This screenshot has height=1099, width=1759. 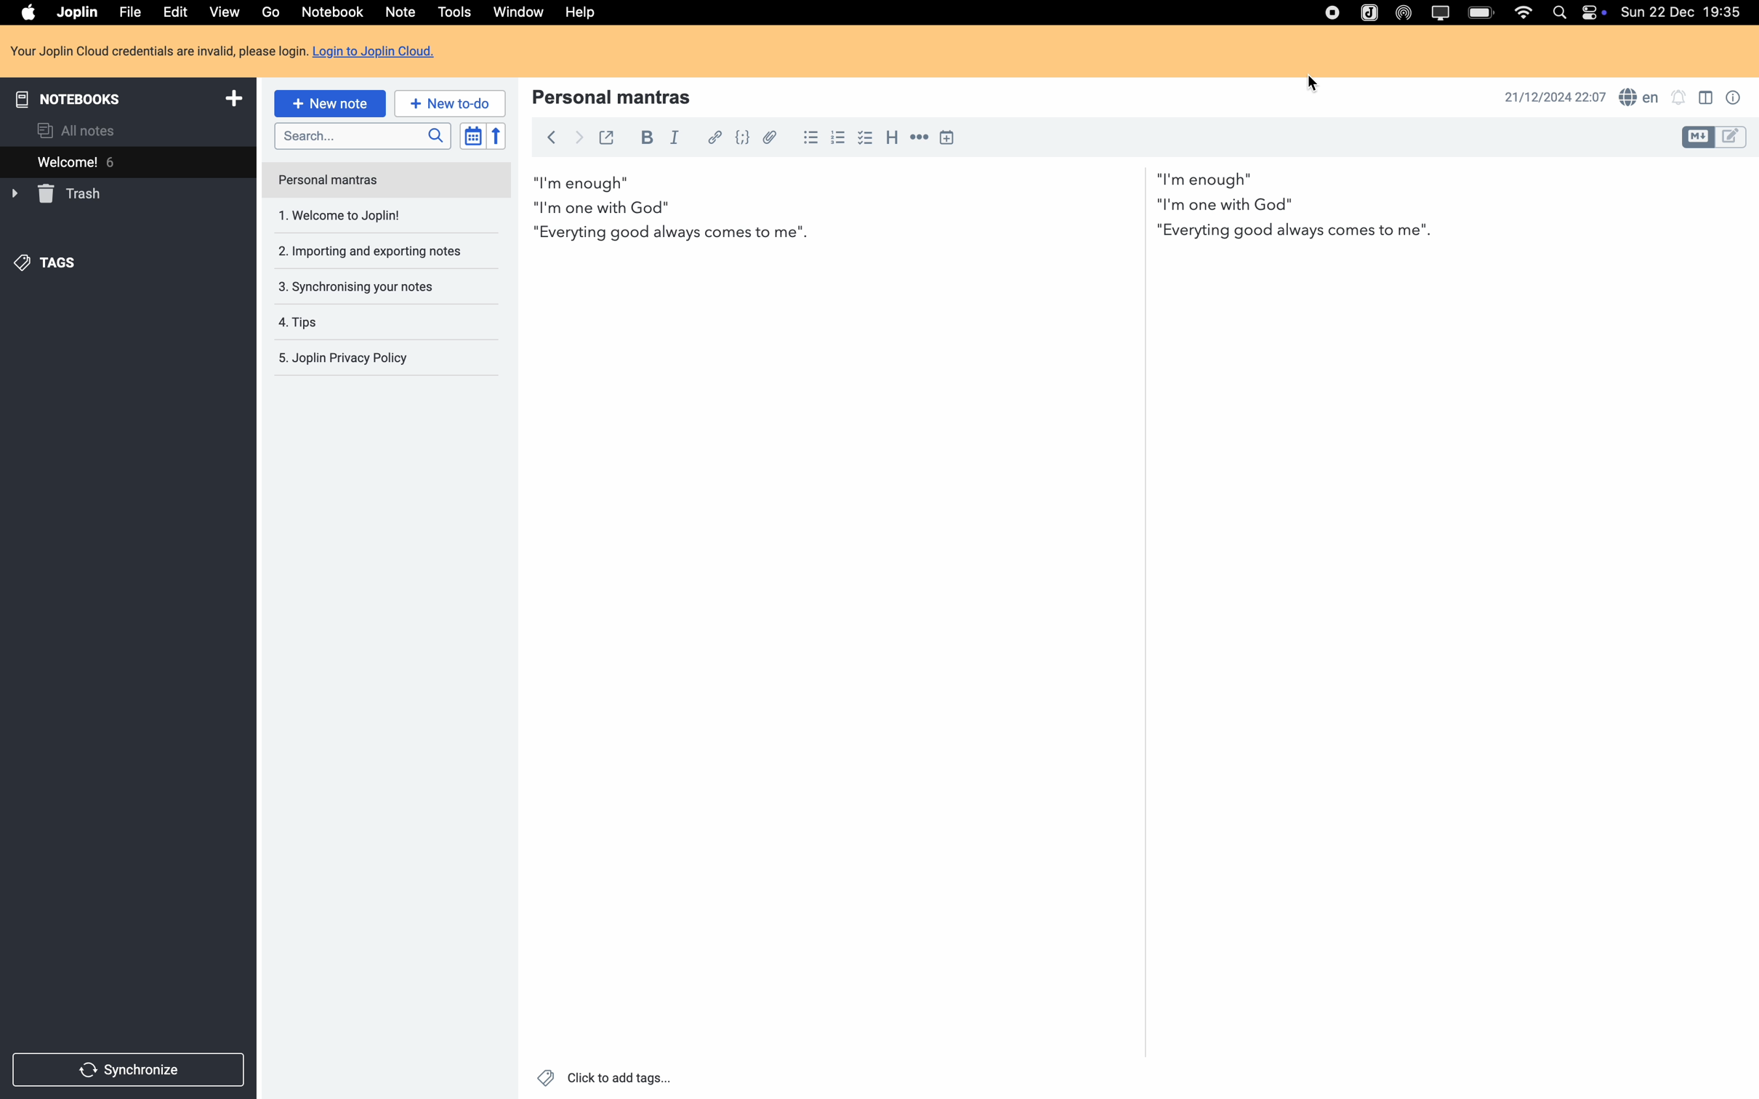 I want to click on toggle sort order field, so click(x=470, y=136).